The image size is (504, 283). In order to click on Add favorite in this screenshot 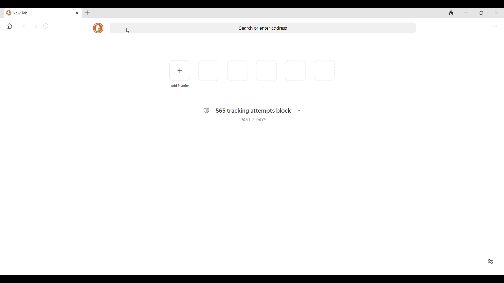, I will do `click(180, 86)`.